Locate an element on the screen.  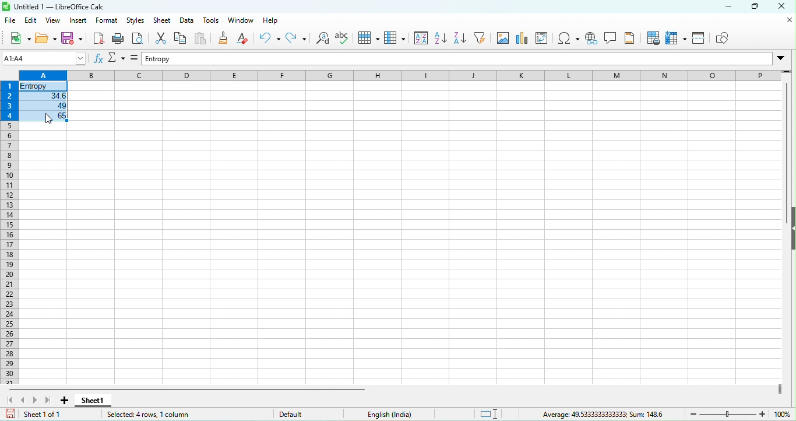
untitled 1-libre office calc is located at coordinates (59, 7).